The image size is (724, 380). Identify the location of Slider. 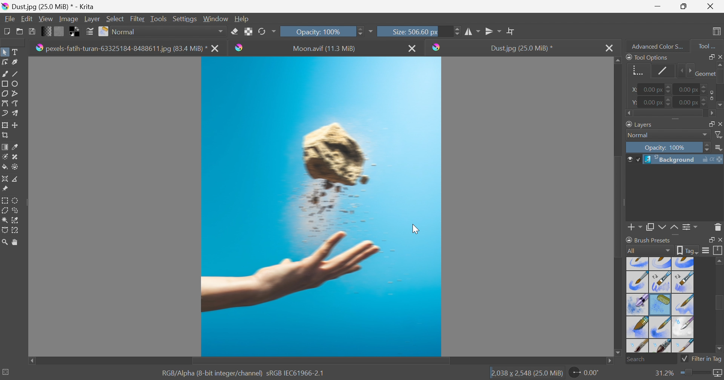
(669, 90).